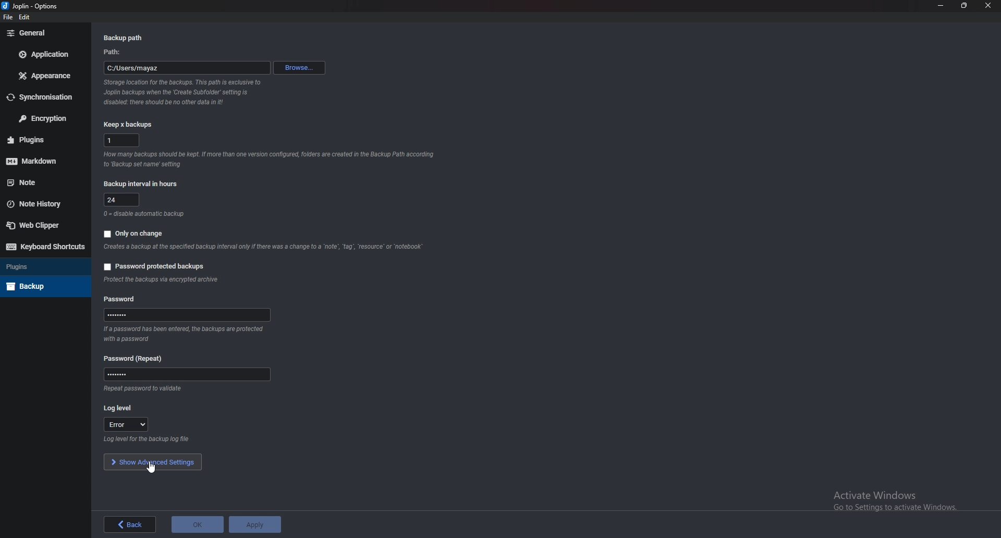 The height and width of the screenshot is (538, 1001). What do you see at coordinates (988, 6) in the screenshot?
I see `close` at bounding box center [988, 6].